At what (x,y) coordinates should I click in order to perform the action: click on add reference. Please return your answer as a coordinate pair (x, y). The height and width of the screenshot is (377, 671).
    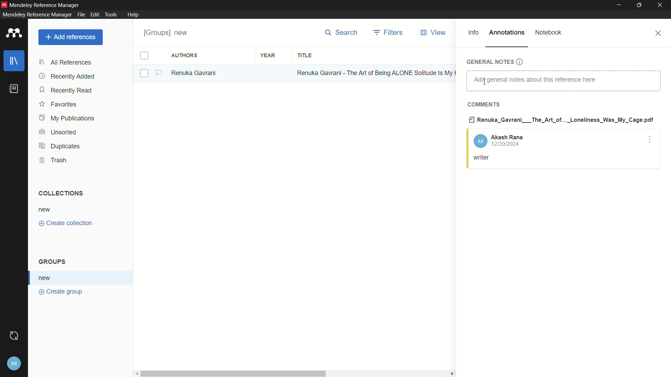
    Looking at the image, I should click on (71, 37).